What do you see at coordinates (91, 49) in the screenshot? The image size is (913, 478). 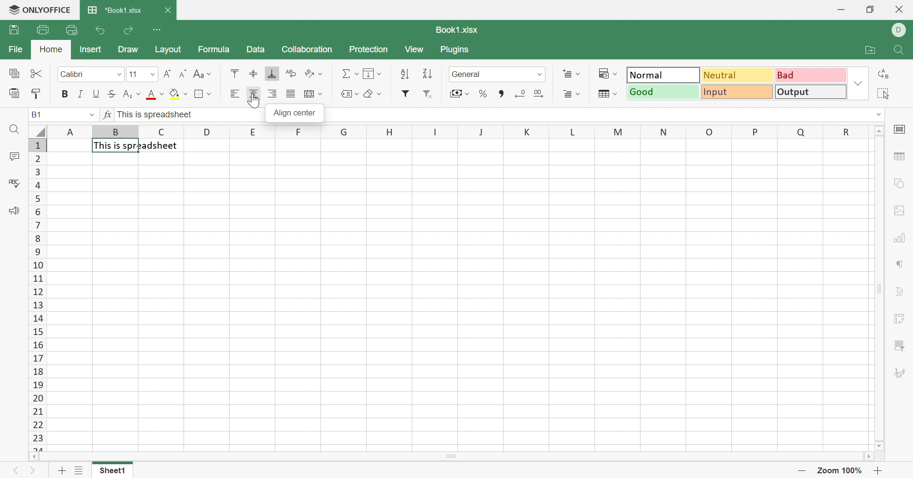 I see `Insert` at bounding box center [91, 49].